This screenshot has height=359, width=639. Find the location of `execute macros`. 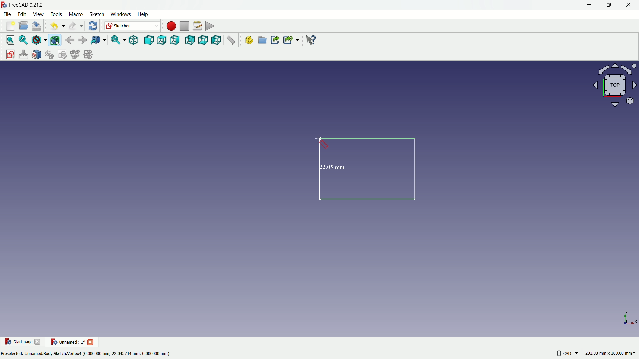

execute macros is located at coordinates (210, 27).